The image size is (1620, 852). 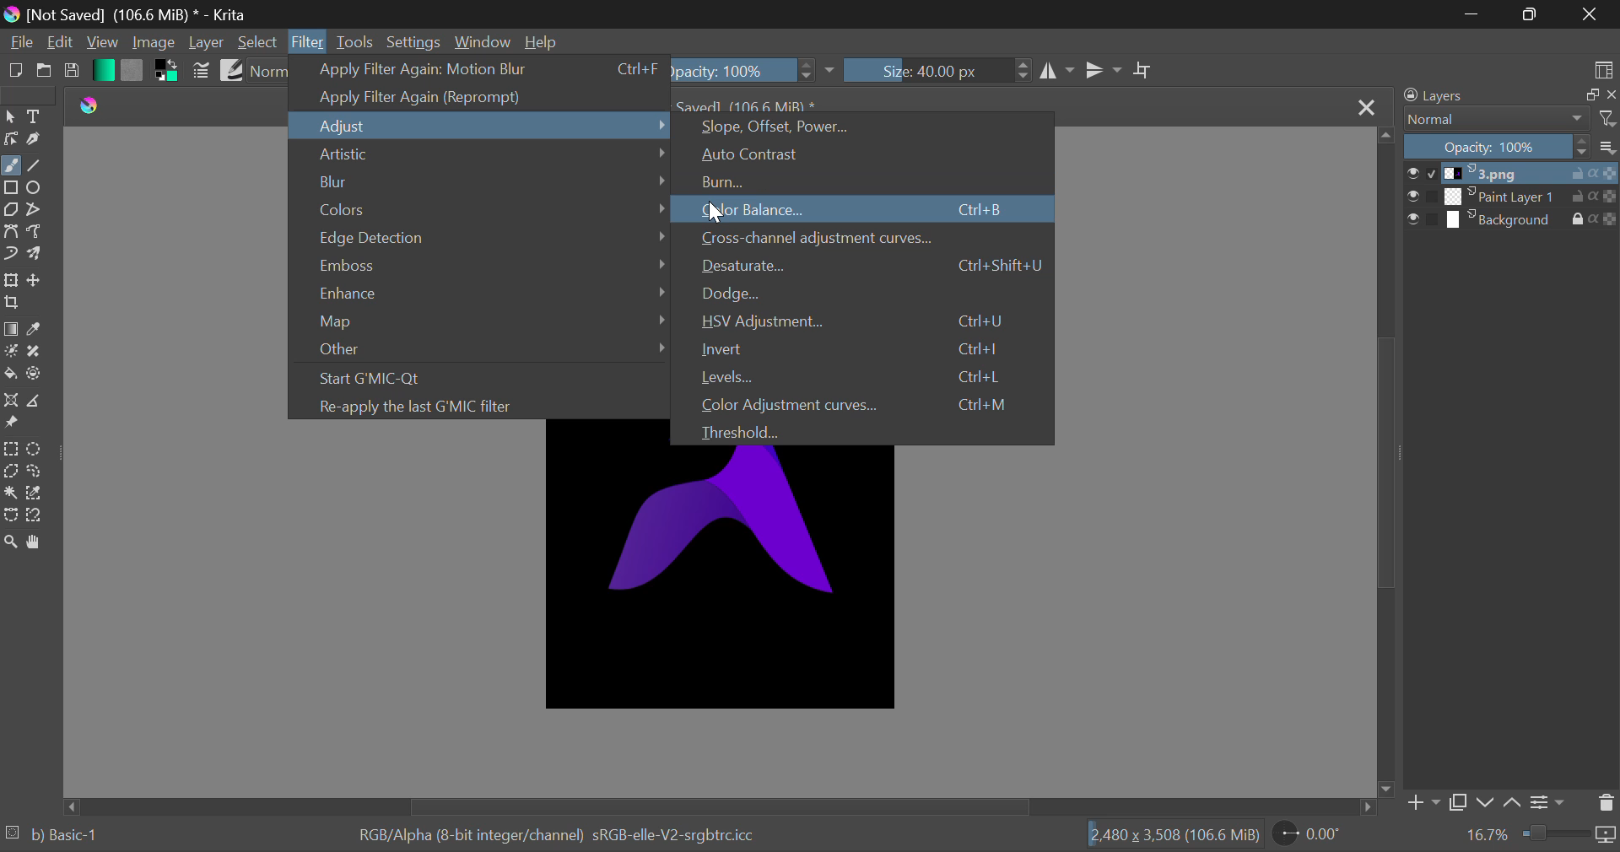 I want to click on Color Adjustment Curves, so click(x=869, y=402).